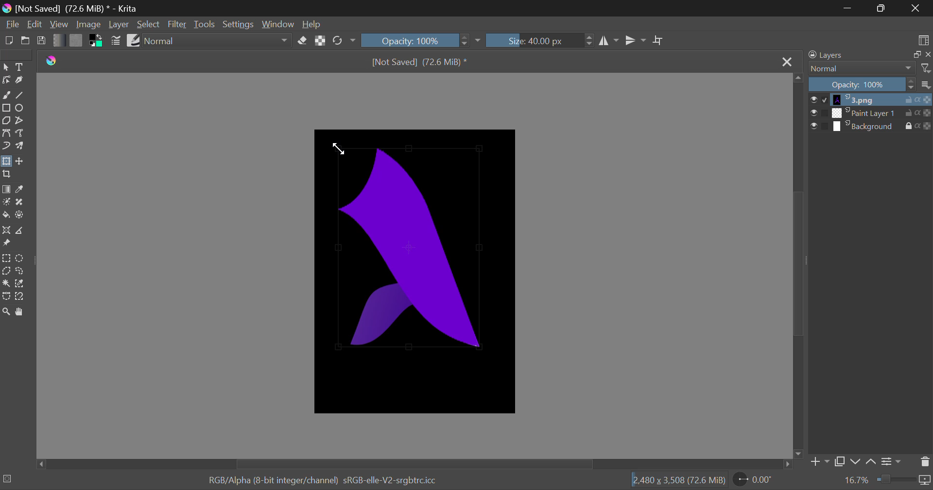 This screenshot has height=490, width=933. I want to click on Close, so click(785, 64).